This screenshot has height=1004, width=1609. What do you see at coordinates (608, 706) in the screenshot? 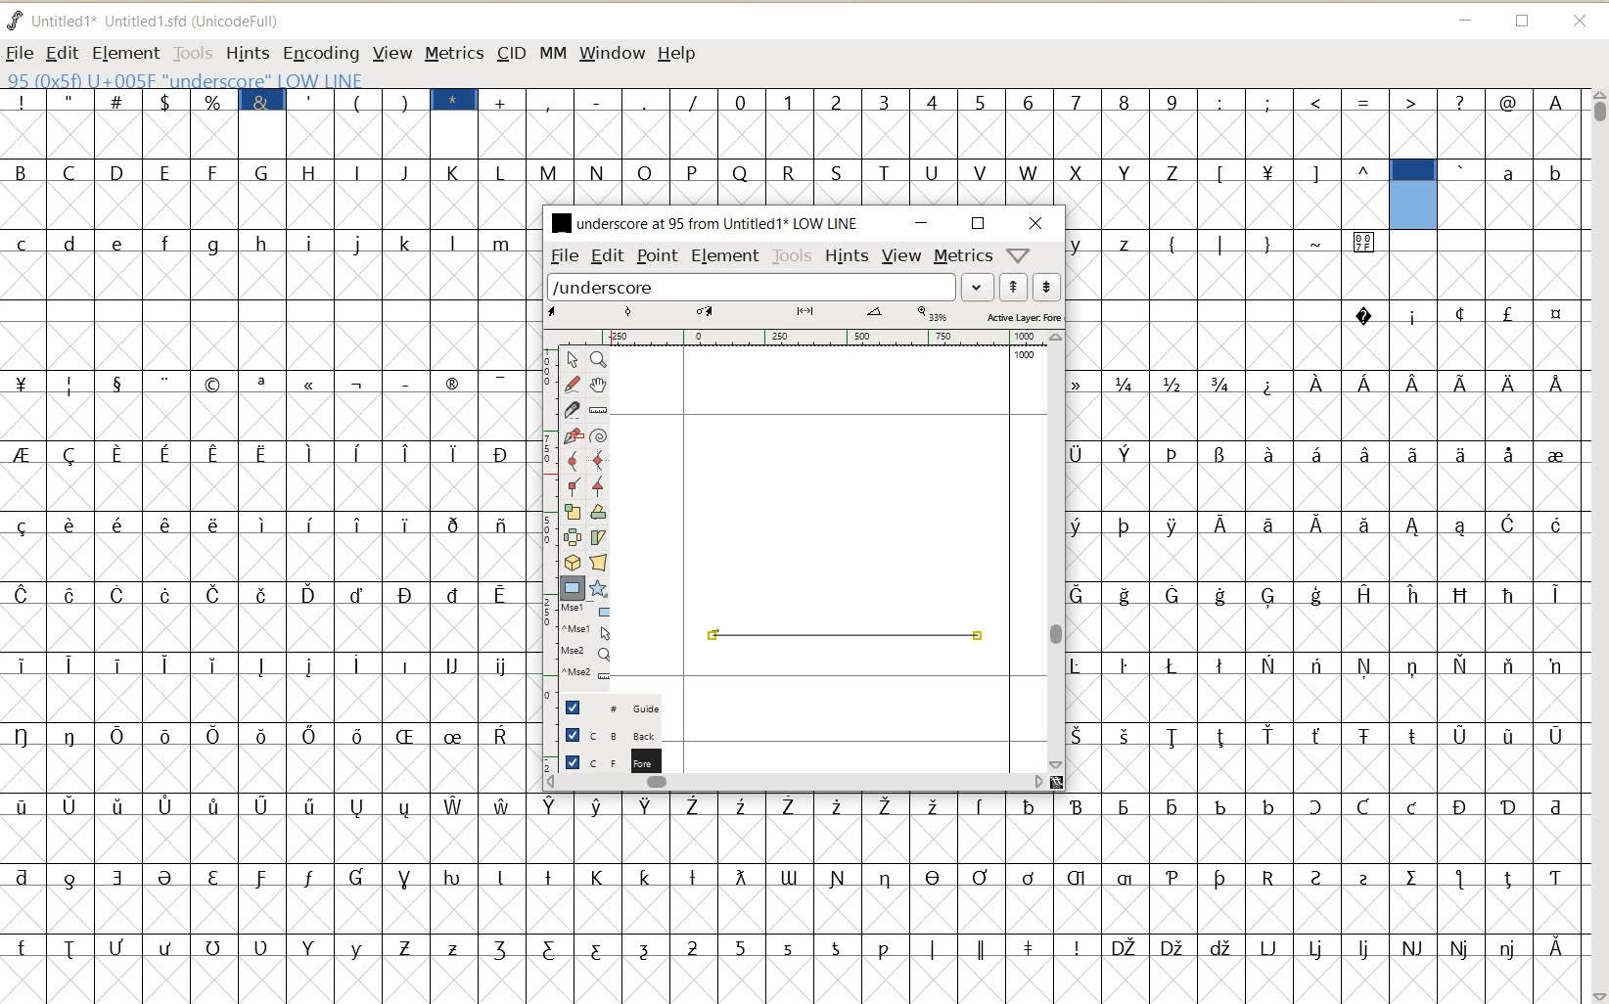
I see `GUIDE` at bounding box center [608, 706].